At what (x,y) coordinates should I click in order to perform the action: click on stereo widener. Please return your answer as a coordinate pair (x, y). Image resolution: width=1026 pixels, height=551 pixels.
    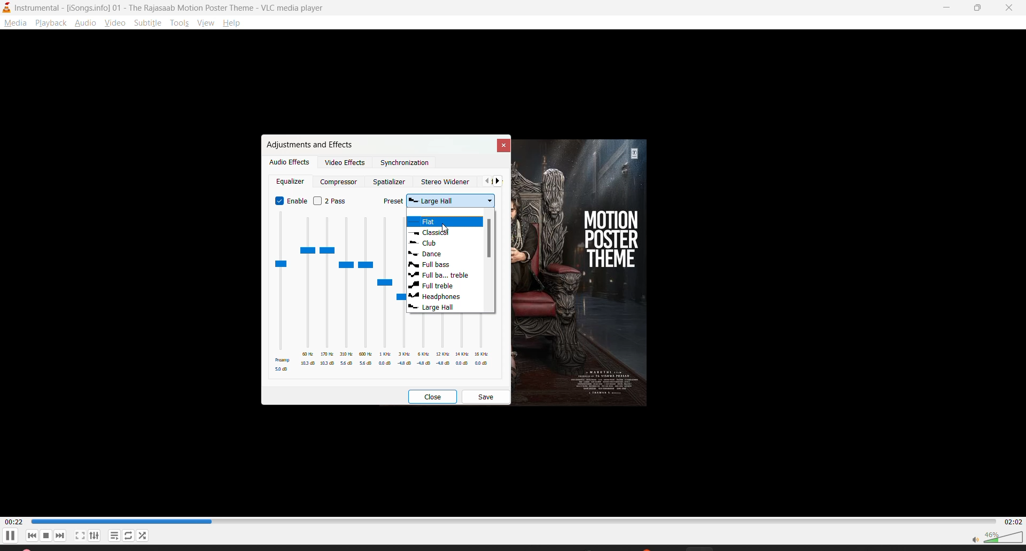
    Looking at the image, I should click on (448, 180).